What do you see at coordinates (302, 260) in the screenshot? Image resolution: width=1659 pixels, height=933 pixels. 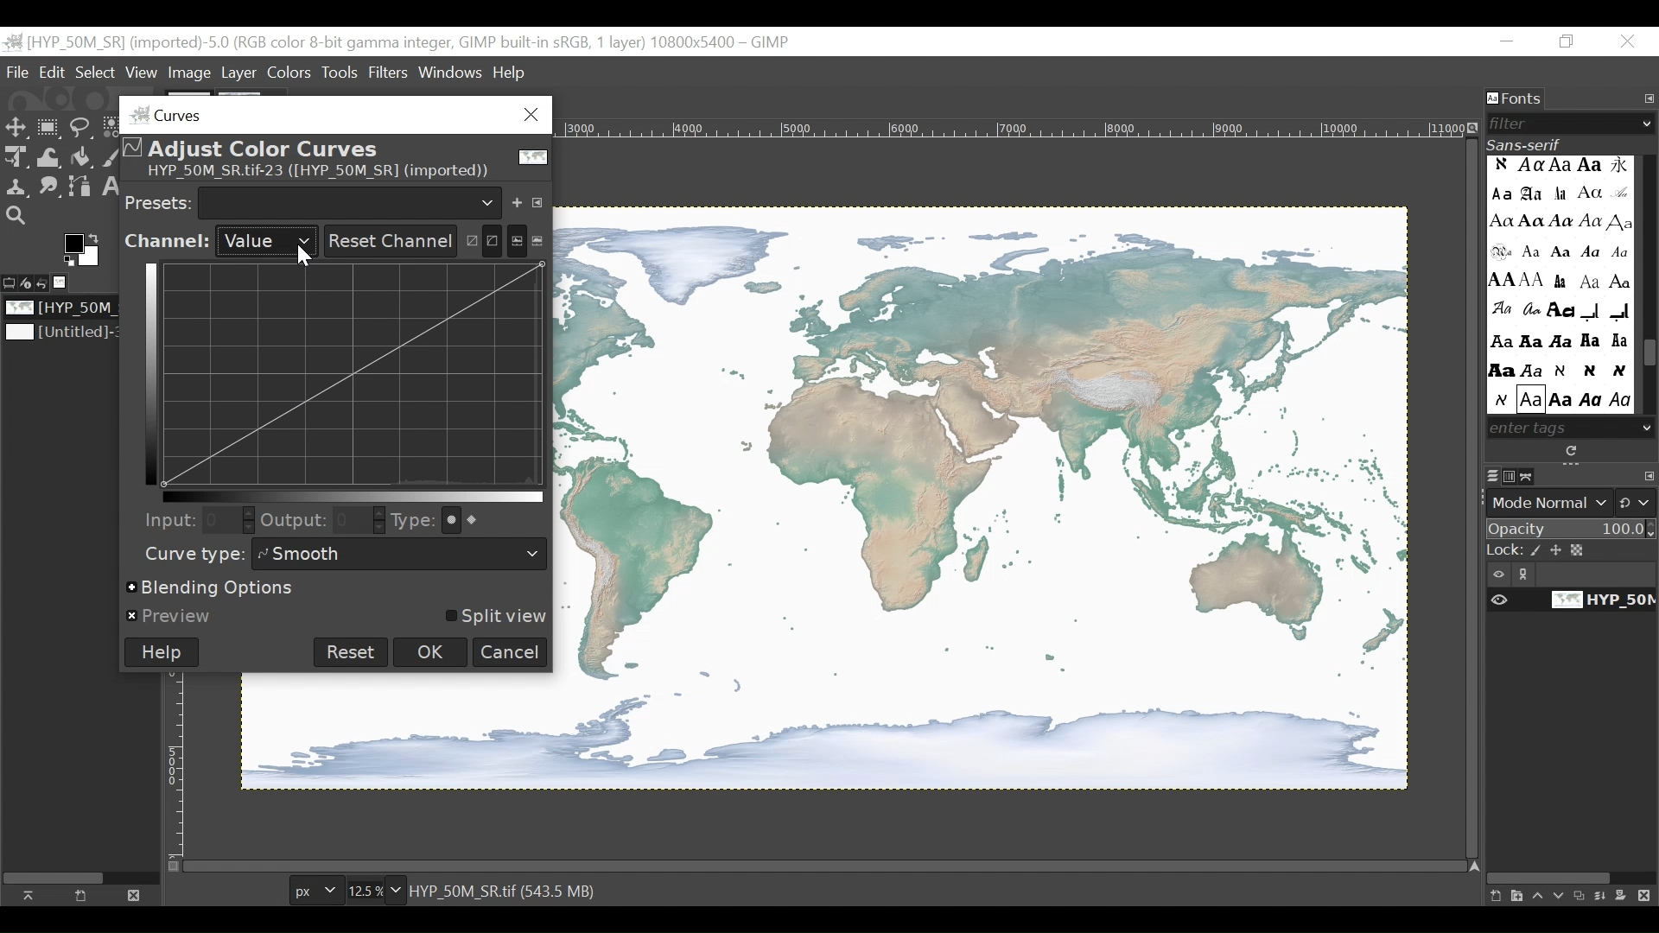 I see `cursor` at bounding box center [302, 260].